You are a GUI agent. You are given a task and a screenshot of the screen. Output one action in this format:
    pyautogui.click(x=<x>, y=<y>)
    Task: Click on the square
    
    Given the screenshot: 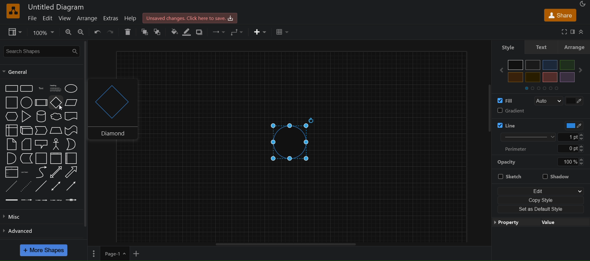 What is the action you would take?
    pyautogui.click(x=11, y=103)
    